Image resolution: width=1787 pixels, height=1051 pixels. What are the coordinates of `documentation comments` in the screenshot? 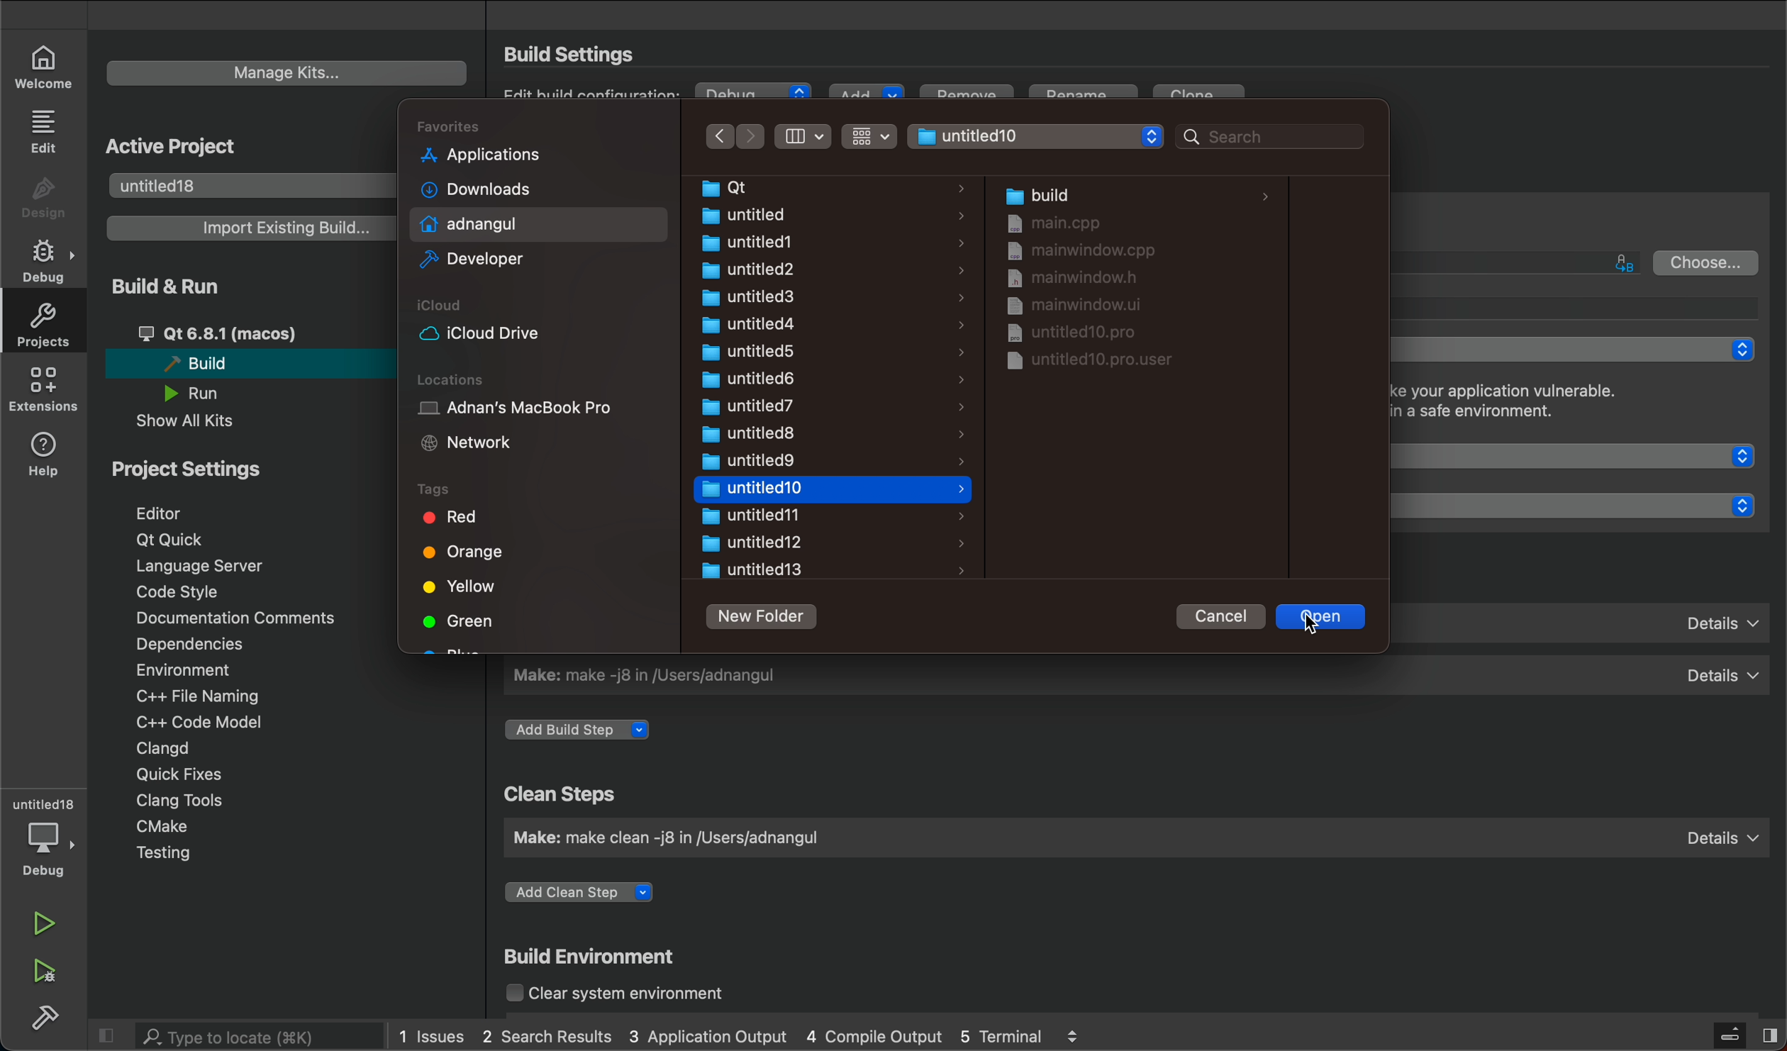 It's located at (256, 619).